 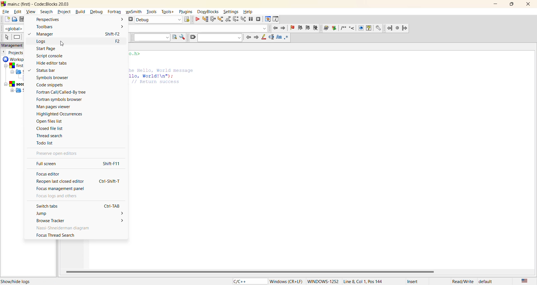 What do you see at coordinates (463, 282) in the screenshot?
I see `Read/Write` at bounding box center [463, 282].